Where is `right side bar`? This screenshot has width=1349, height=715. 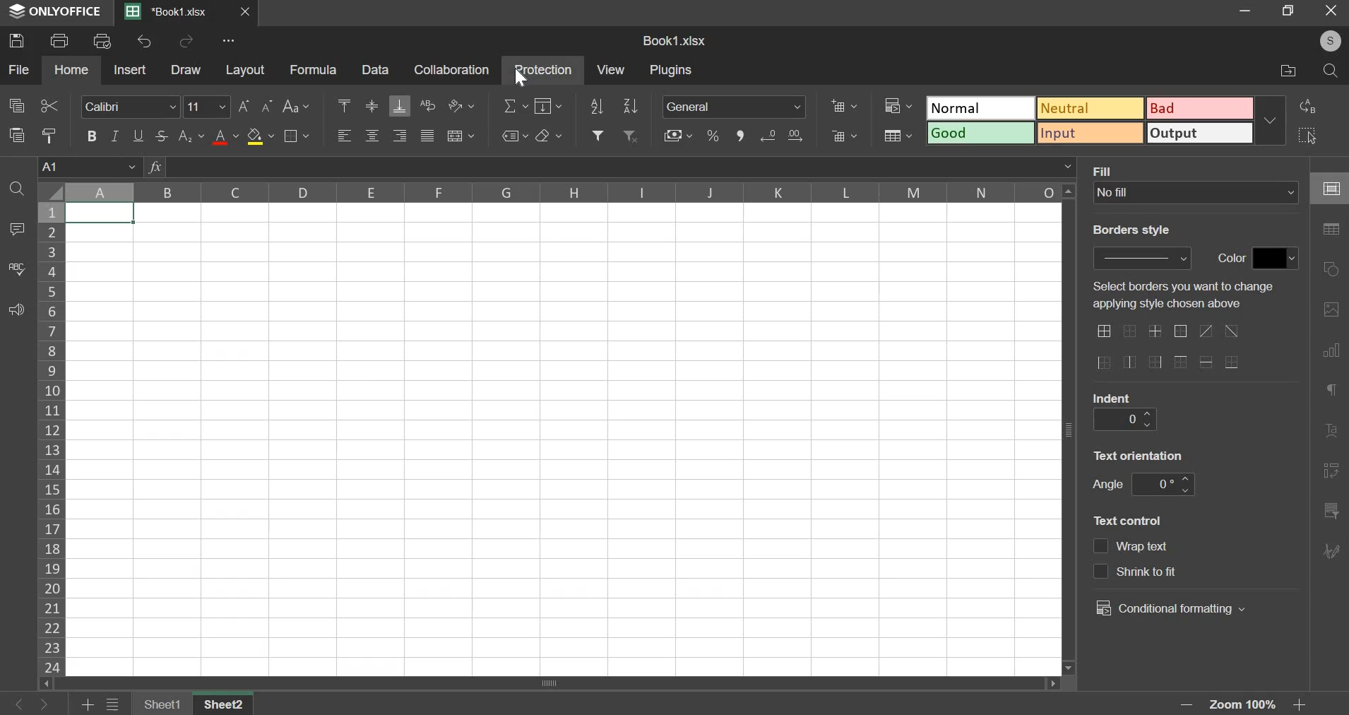
right side bar is located at coordinates (1331, 432).